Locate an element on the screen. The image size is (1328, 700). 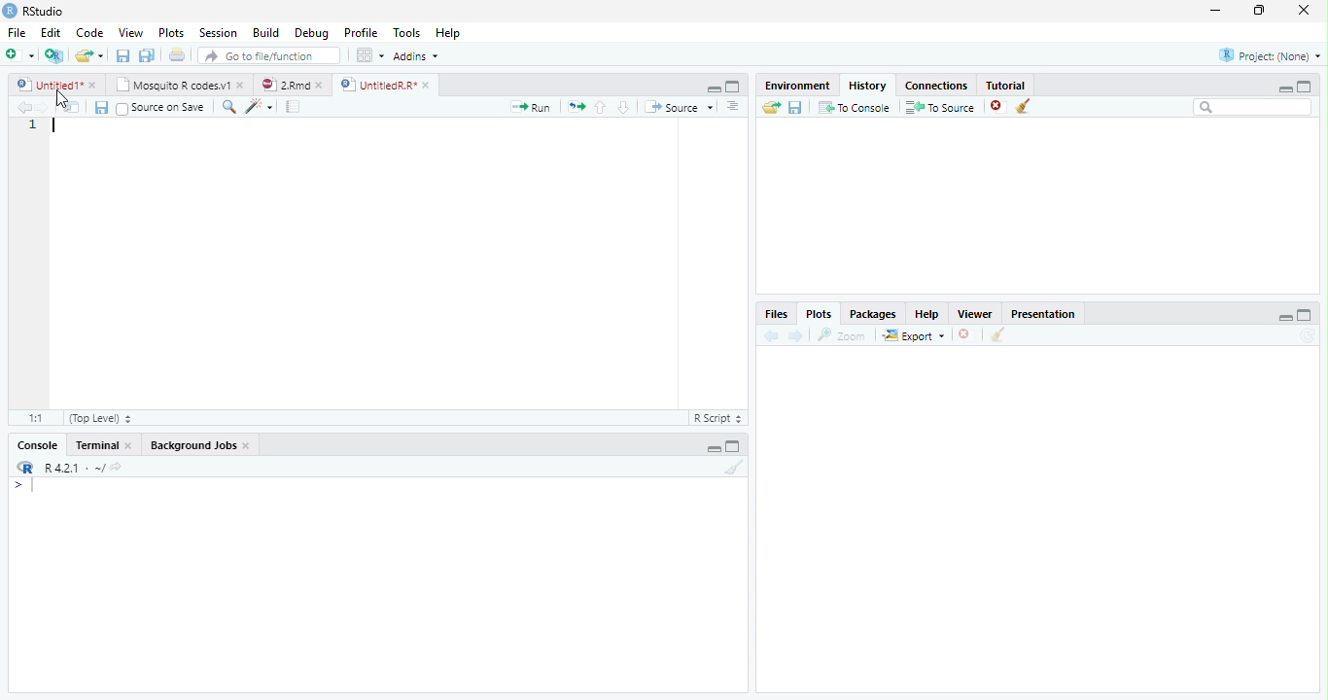
close is located at coordinates (1304, 10).